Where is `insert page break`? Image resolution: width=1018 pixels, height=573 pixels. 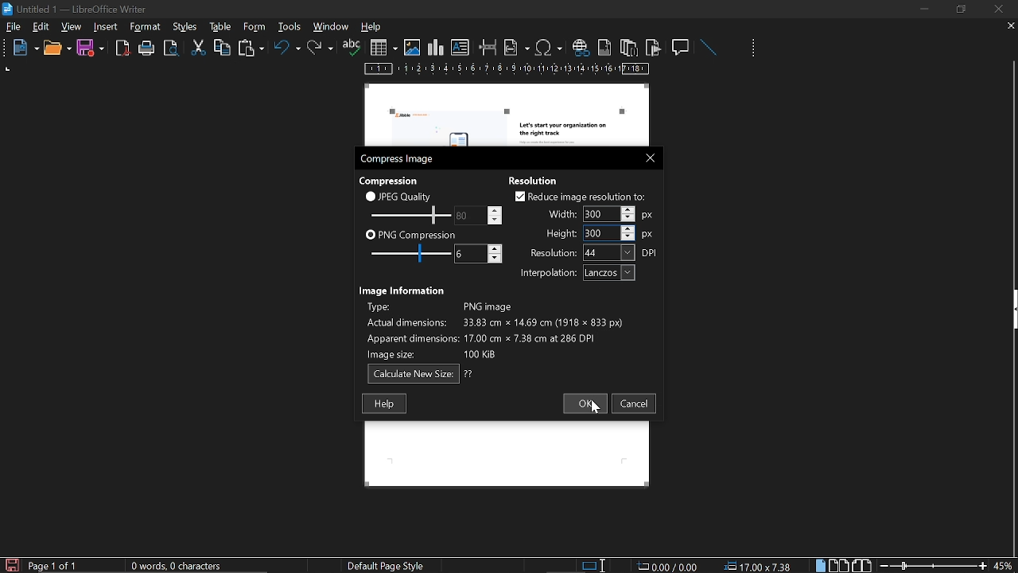 insert page break is located at coordinates (488, 48).